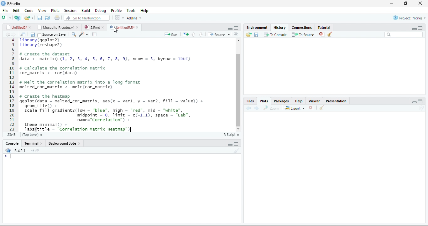 This screenshot has height=226, width=428. I want to click on end file, so click(29, 18).